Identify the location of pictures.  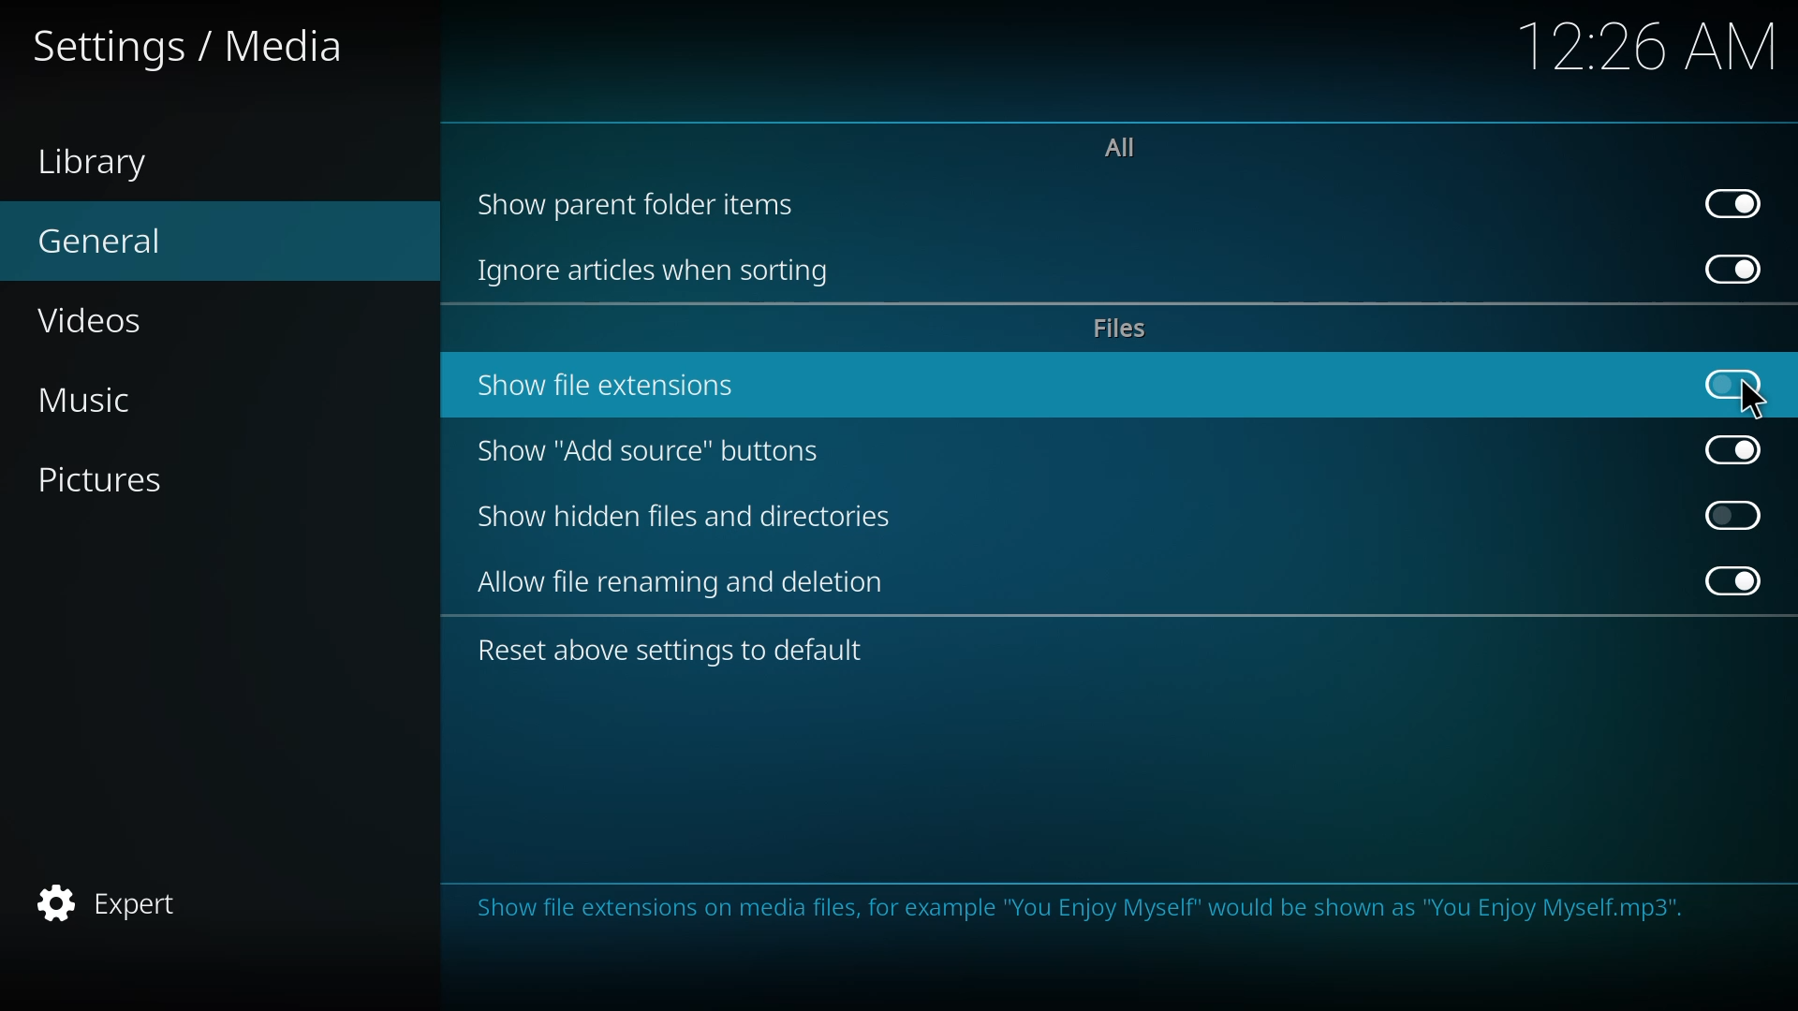
(122, 481).